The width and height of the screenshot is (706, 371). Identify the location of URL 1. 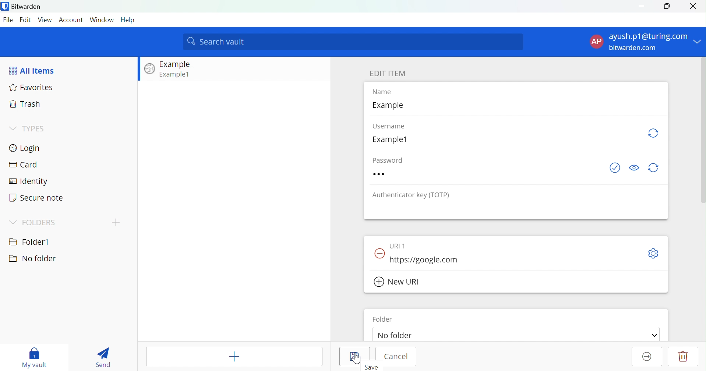
(400, 245).